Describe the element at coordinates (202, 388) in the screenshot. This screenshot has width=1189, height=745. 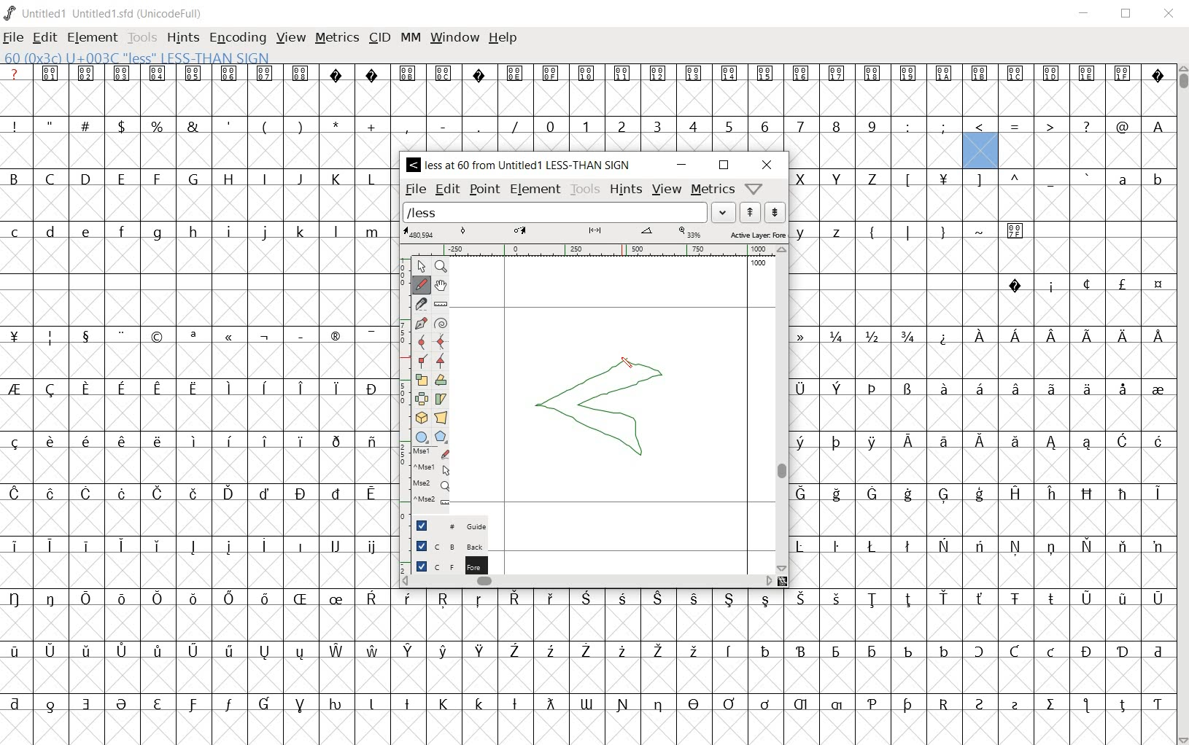
I see `special letters` at that location.